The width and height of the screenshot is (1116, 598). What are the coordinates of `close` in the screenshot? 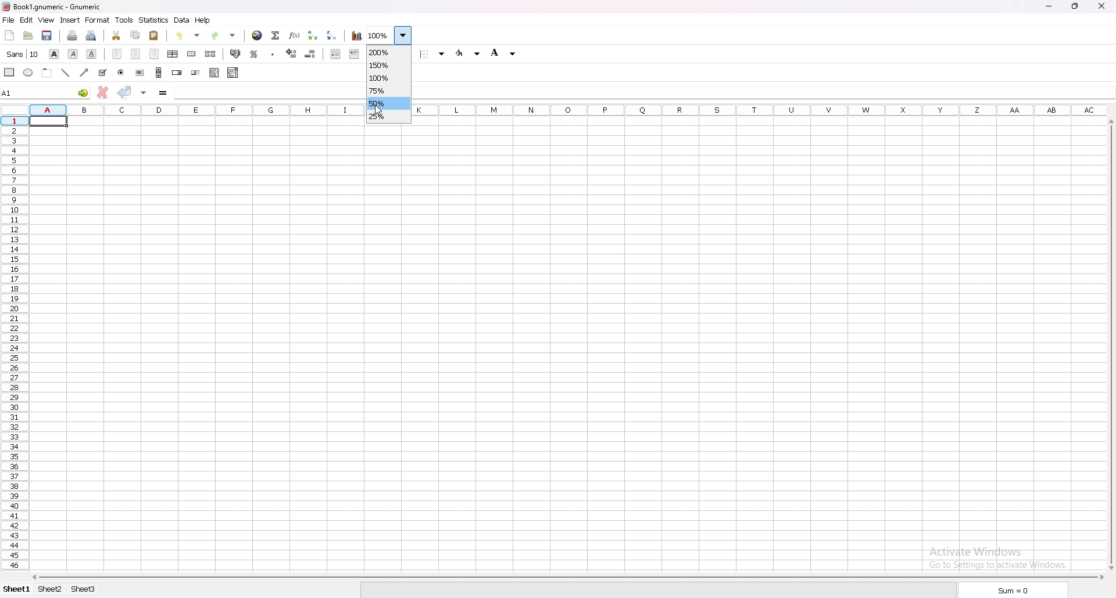 It's located at (1102, 6).